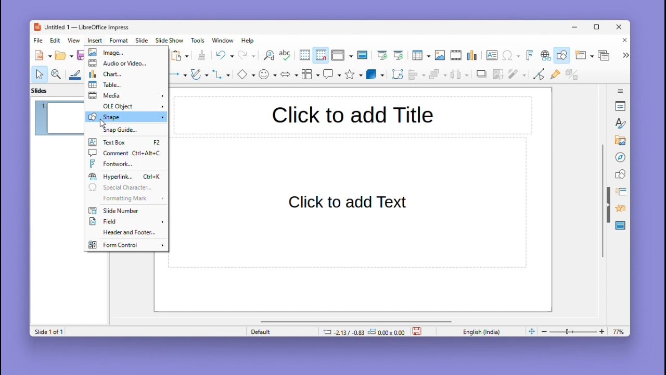  What do you see at coordinates (124, 198) in the screenshot?
I see `Formatting` at bounding box center [124, 198].